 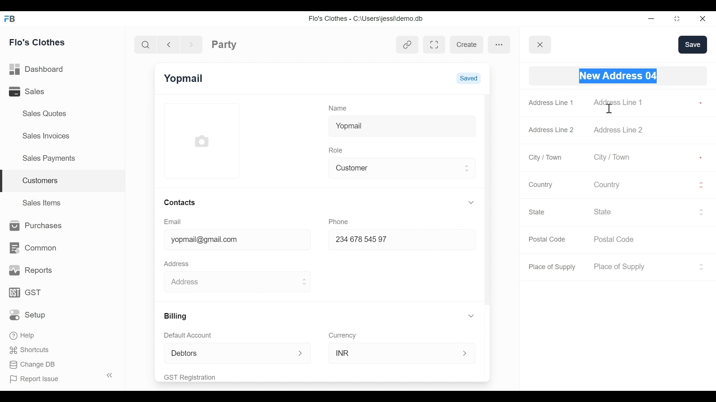 I want to click on Party, so click(x=224, y=44).